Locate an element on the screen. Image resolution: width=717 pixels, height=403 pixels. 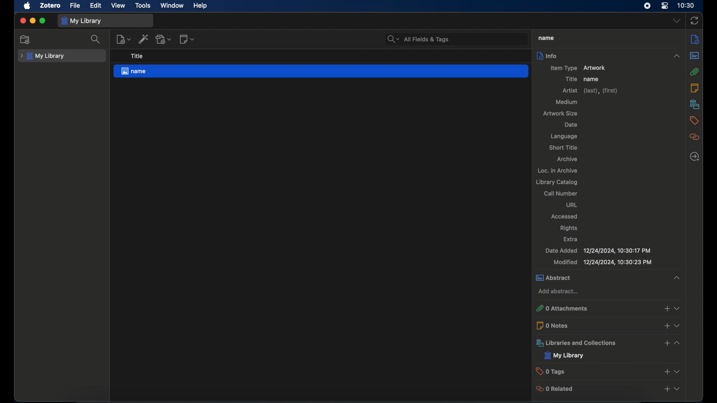
add abstract is located at coordinates (559, 291).